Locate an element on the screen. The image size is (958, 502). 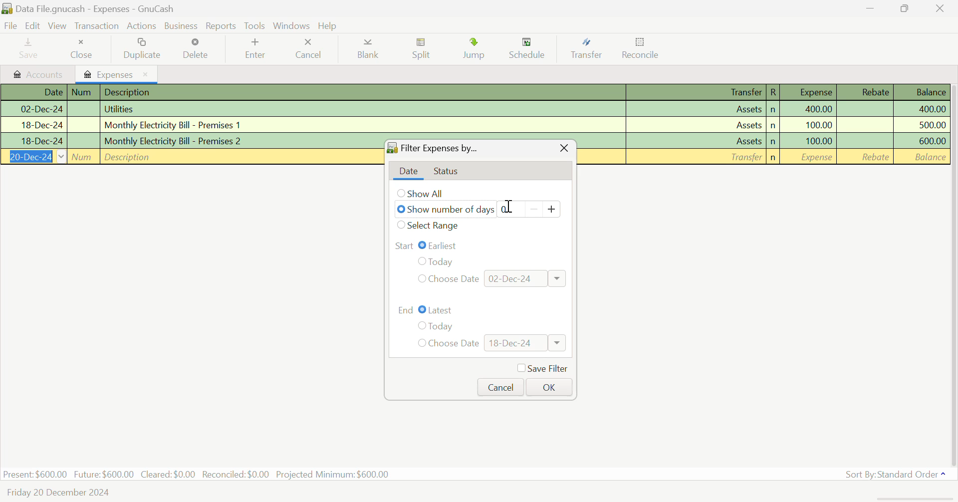
tools is located at coordinates (254, 26).